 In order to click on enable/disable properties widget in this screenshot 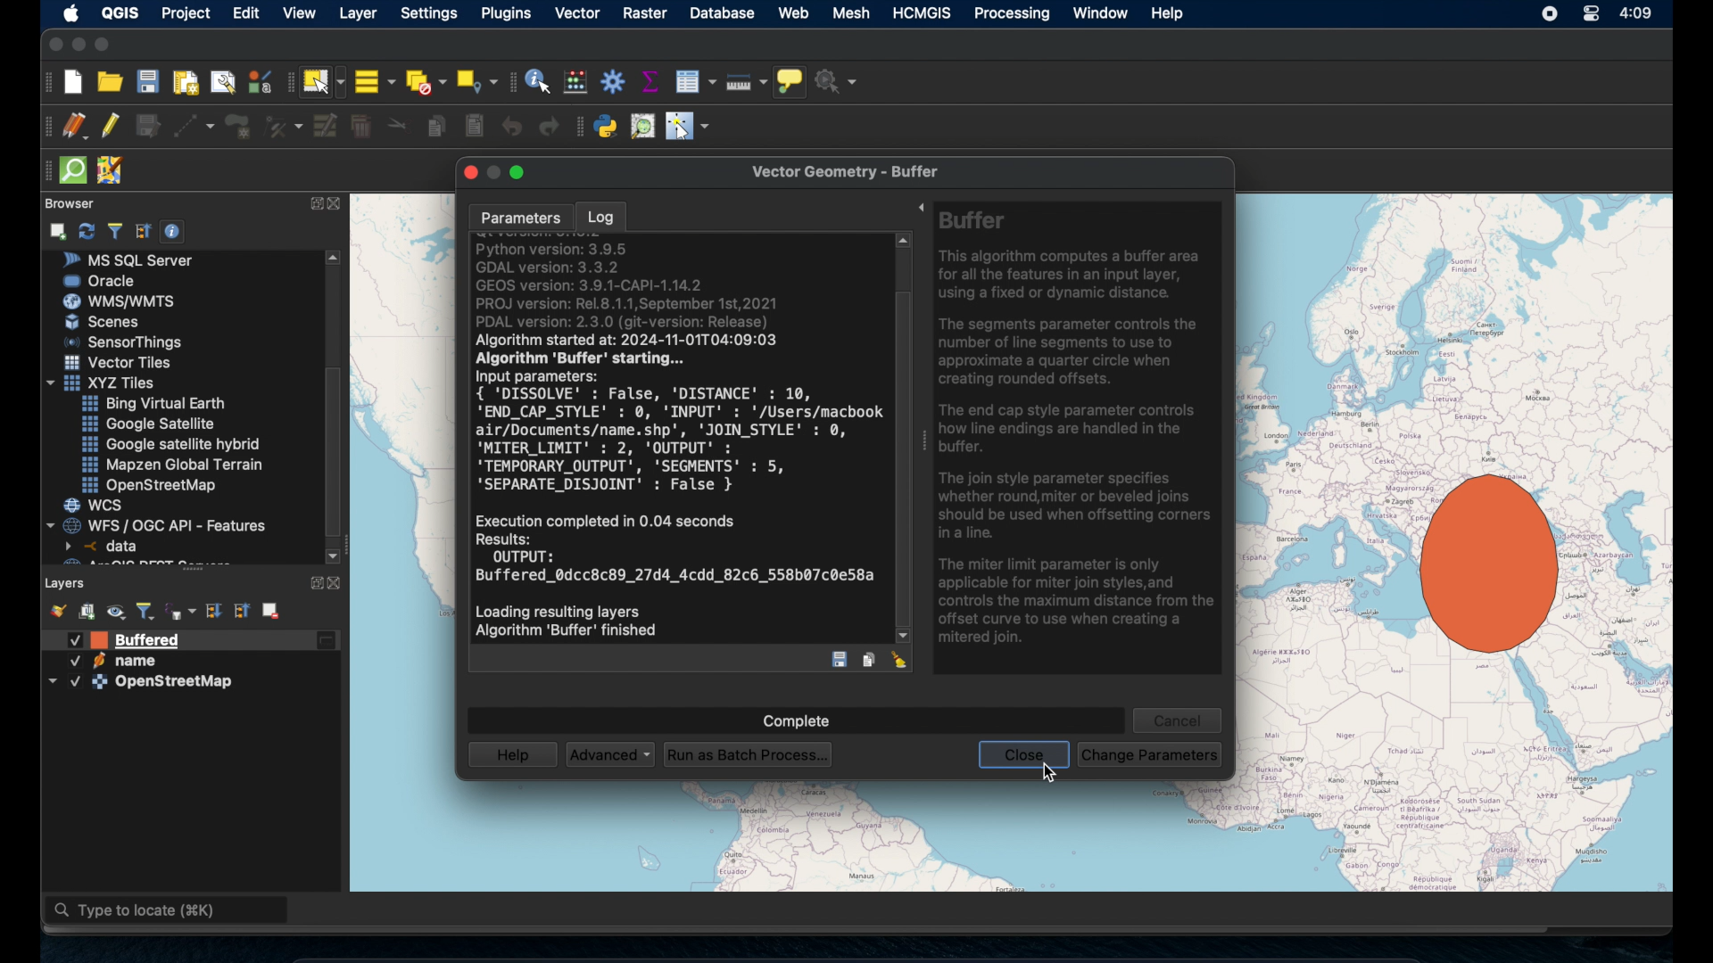, I will do `click(176, 232)`.